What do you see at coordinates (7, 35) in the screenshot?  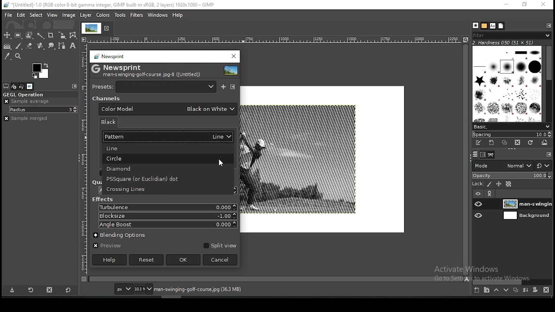 I see `move tool` at bounding box center [7, 35].